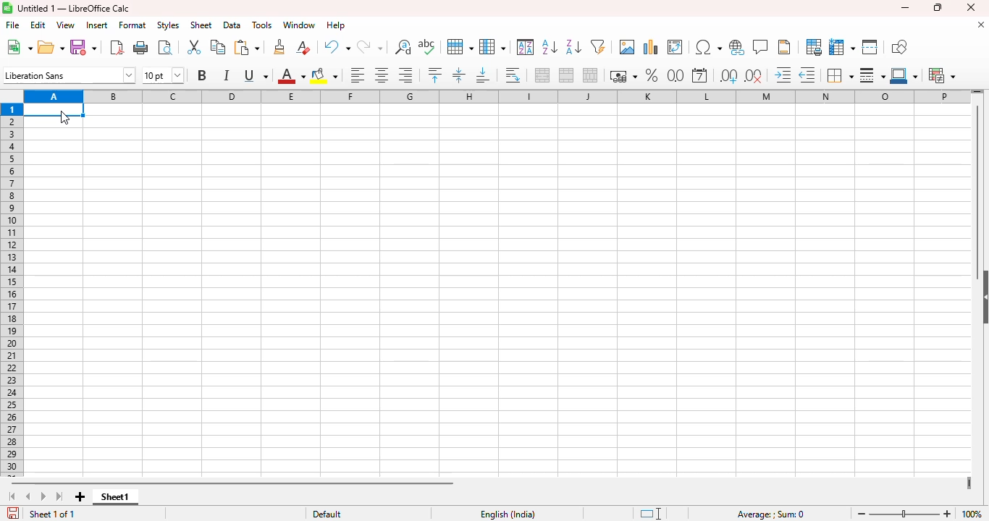 Image resolution: width=989 pixels, height=521 pixels. What do you see at coordinates (426, 46) in the screenshot?
I see `spelling` at bounding box center [426, 46].